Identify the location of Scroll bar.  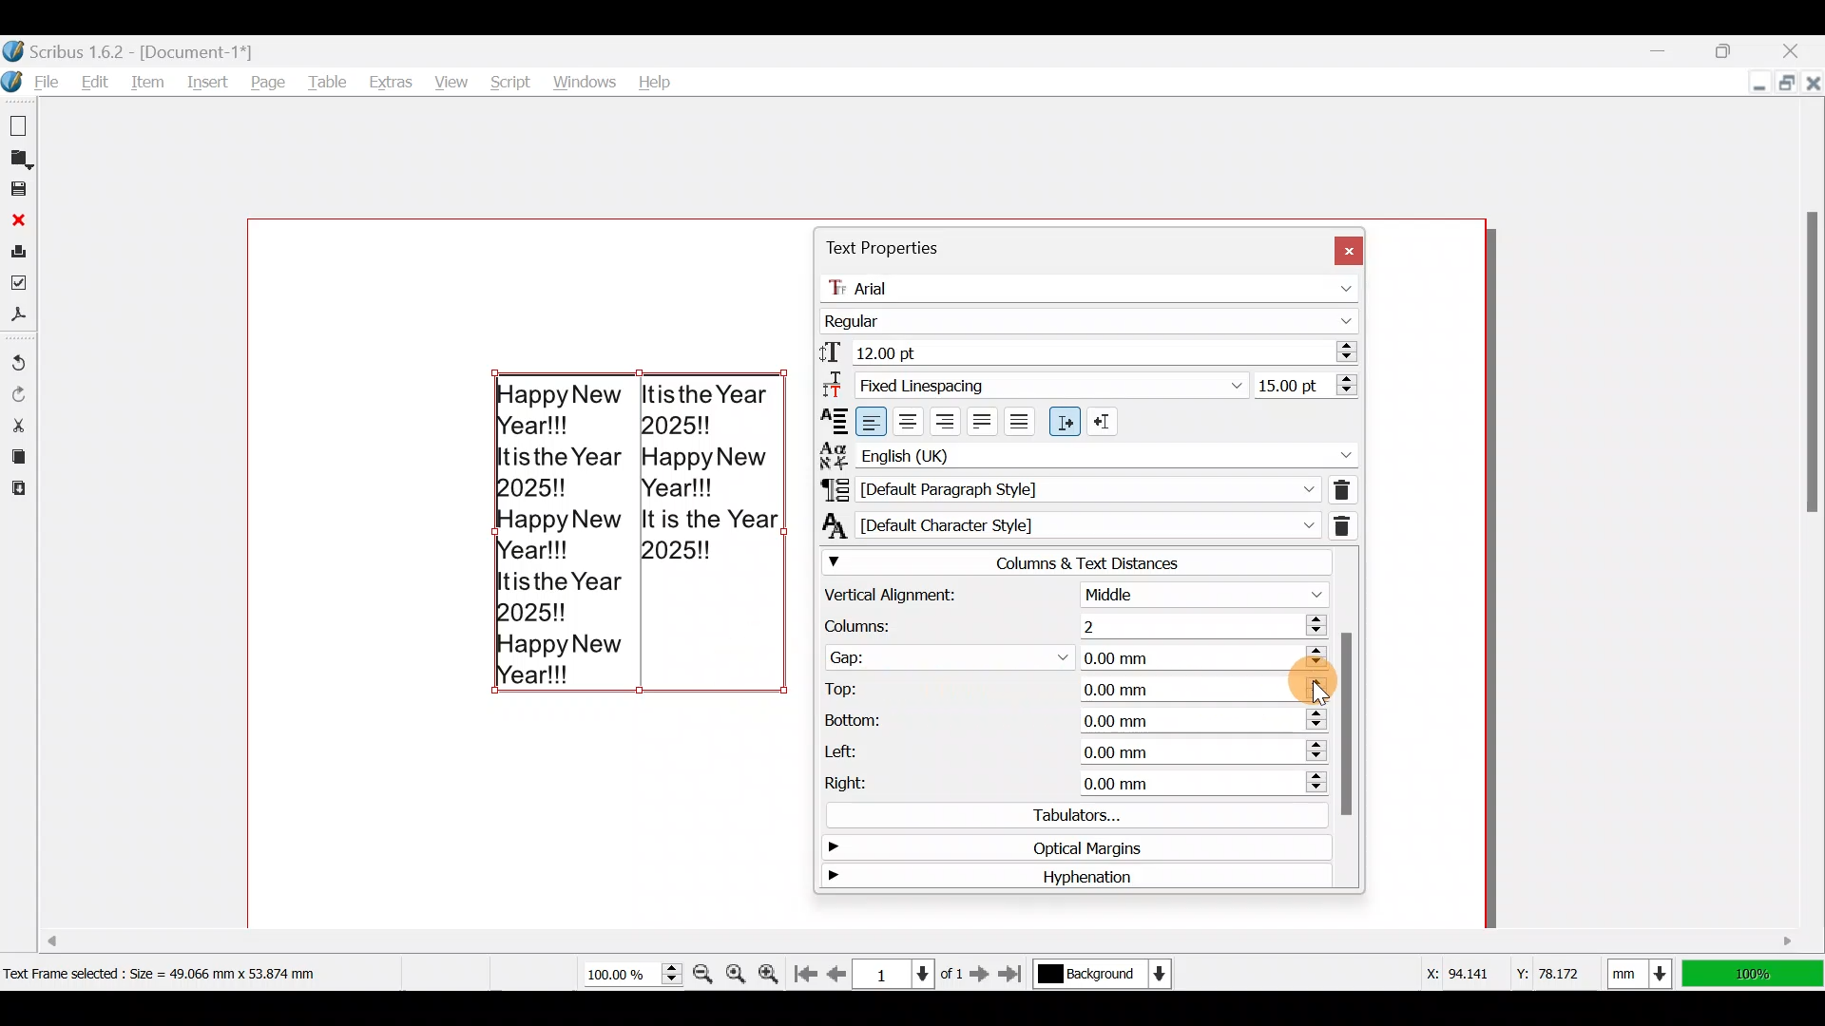
(768, 933).